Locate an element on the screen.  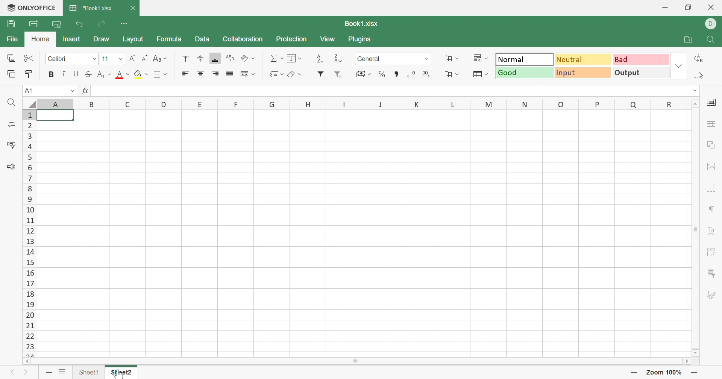
Scroll Bar is located at coordinates (696, 229).